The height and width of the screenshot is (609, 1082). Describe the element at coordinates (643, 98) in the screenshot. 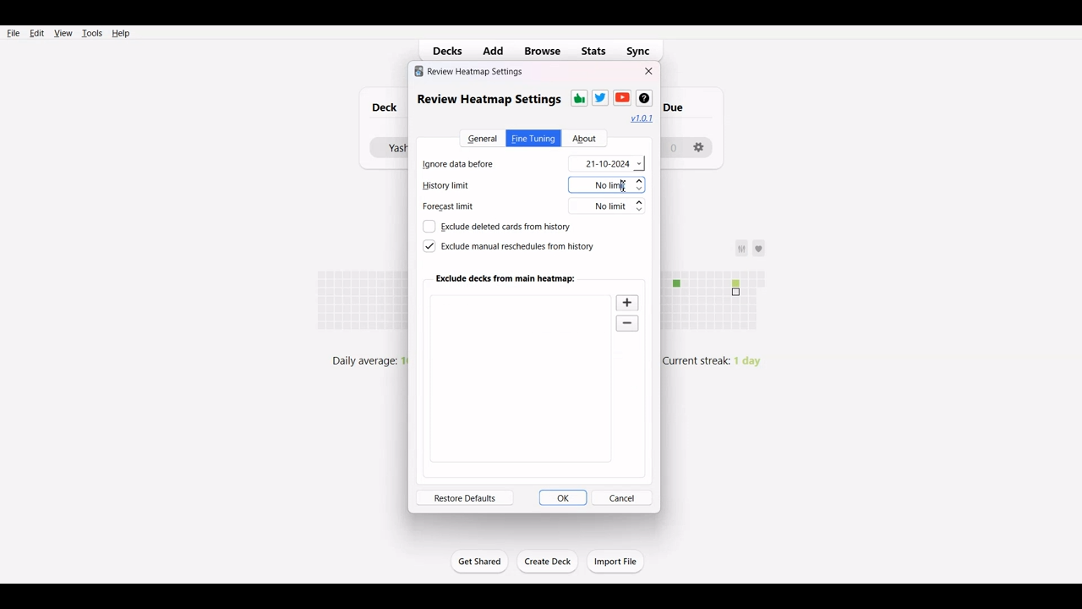

I see `Wikipedia` at that location.